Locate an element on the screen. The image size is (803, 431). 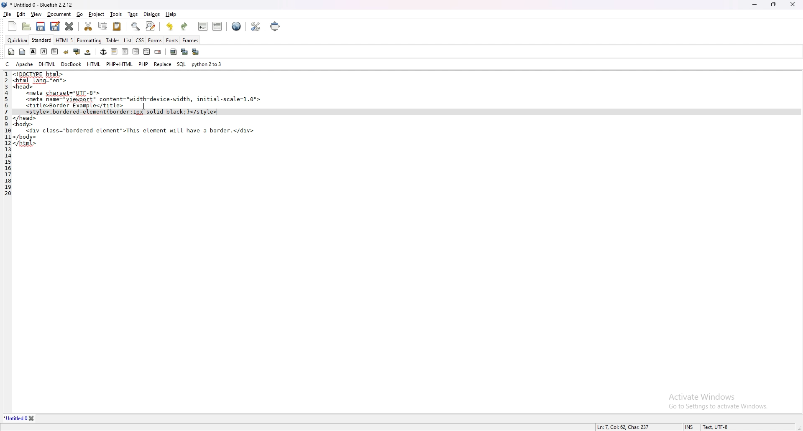
save file as is located at coordinates (55, 26).